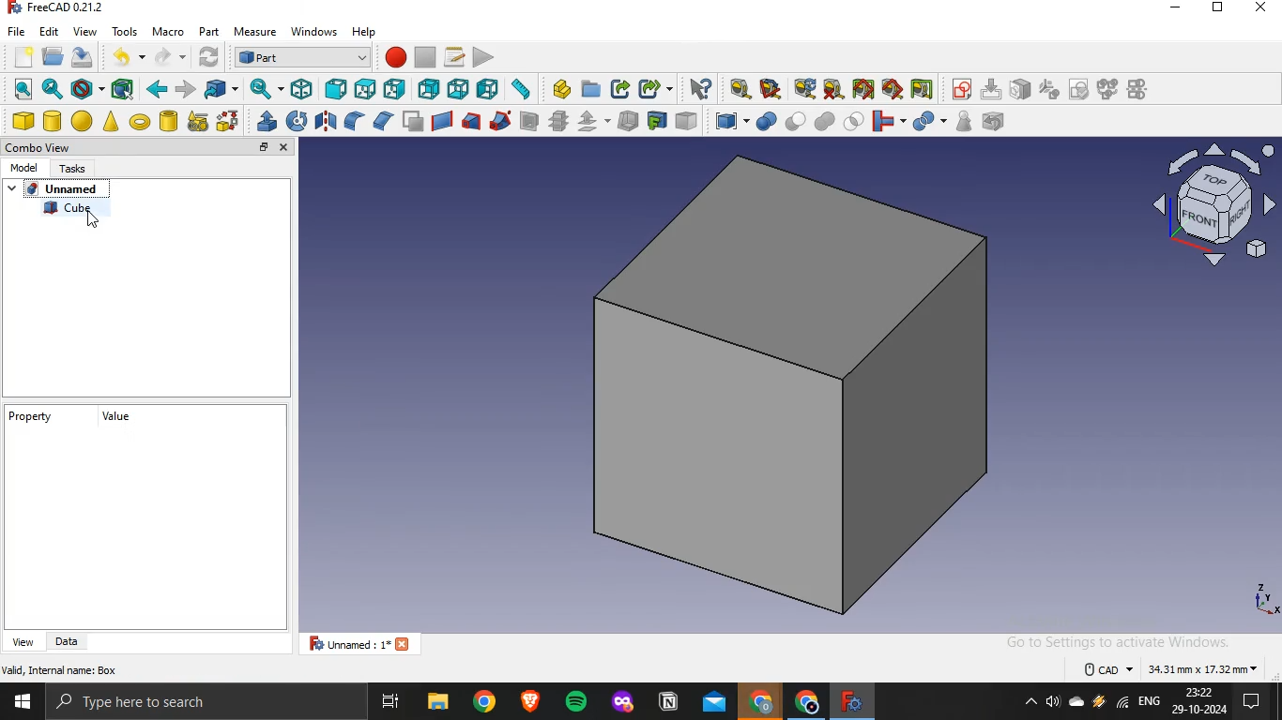 This screenshot has height=720, width=1282. Describe the element at coordinates (893, 89) in the screenshot. I see `toggle 3d` at that location.